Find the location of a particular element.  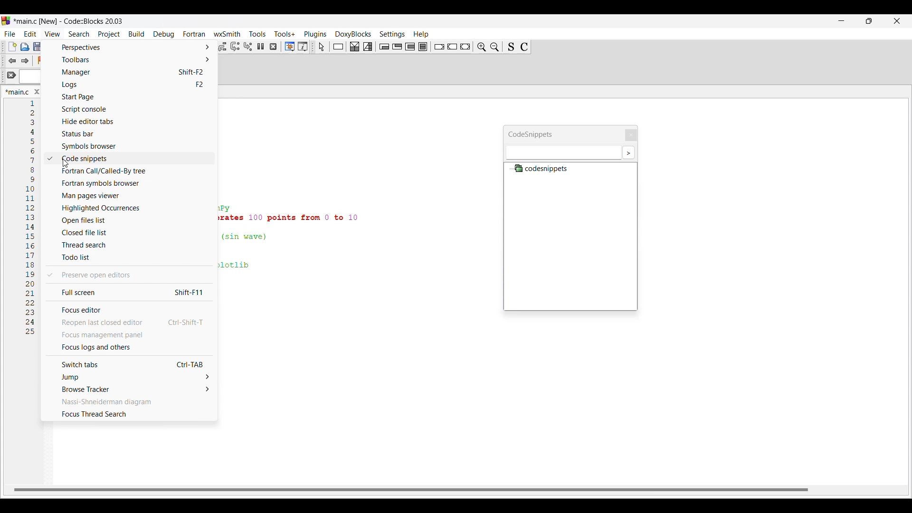

Step into instruction is located at coordinates (247, 47).